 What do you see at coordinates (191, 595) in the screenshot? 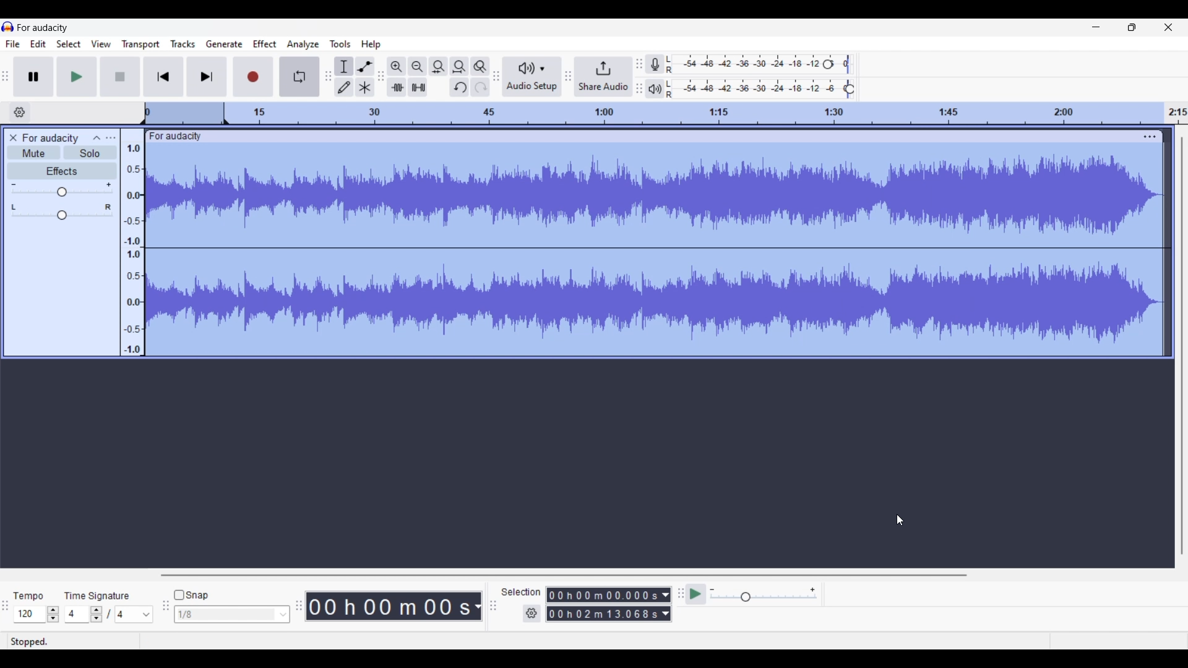
I see `Snap toggle` at bounding box center [191, 595].